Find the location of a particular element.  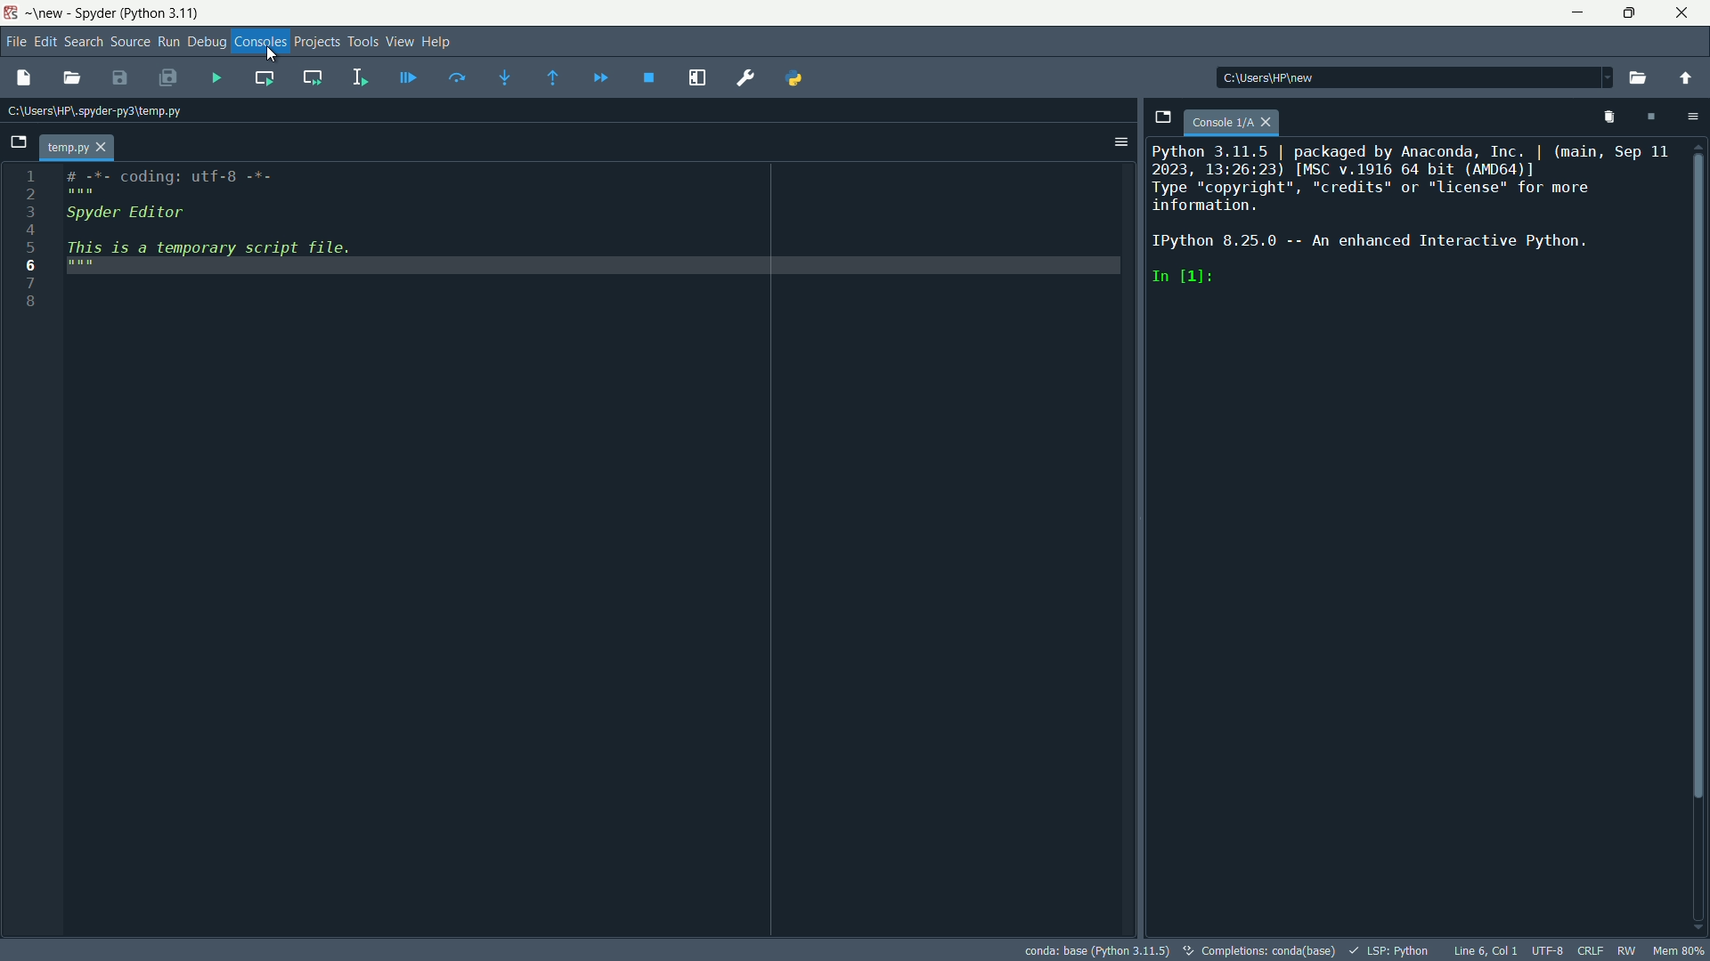

completetions:conda is located at coordinates (1258, 951).